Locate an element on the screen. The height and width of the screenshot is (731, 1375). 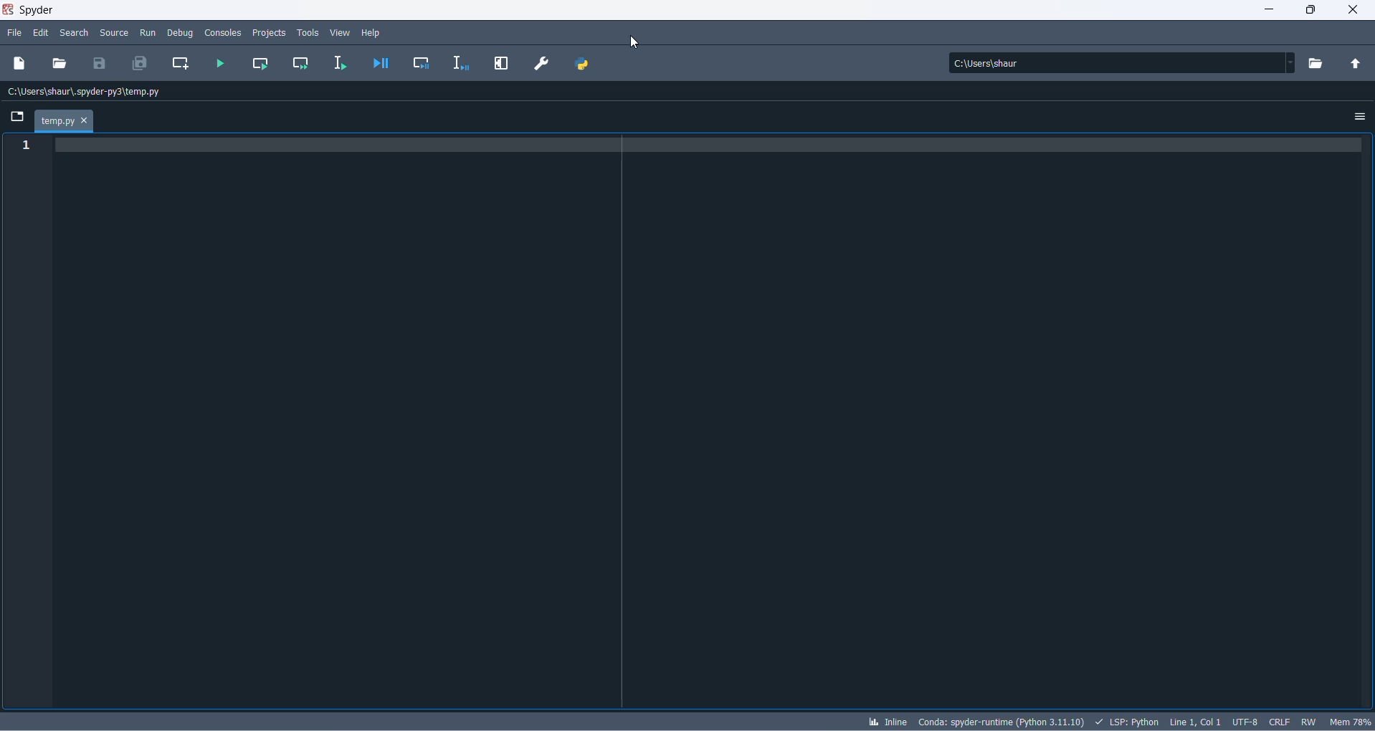
help is located at coordinates (375, 32).